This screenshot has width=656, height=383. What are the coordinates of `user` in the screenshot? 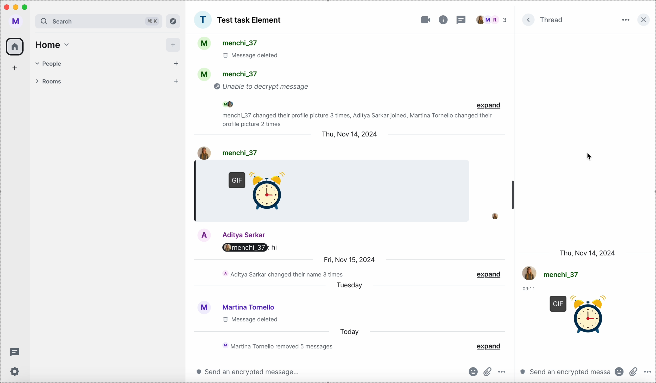 It's located at (235, 306).